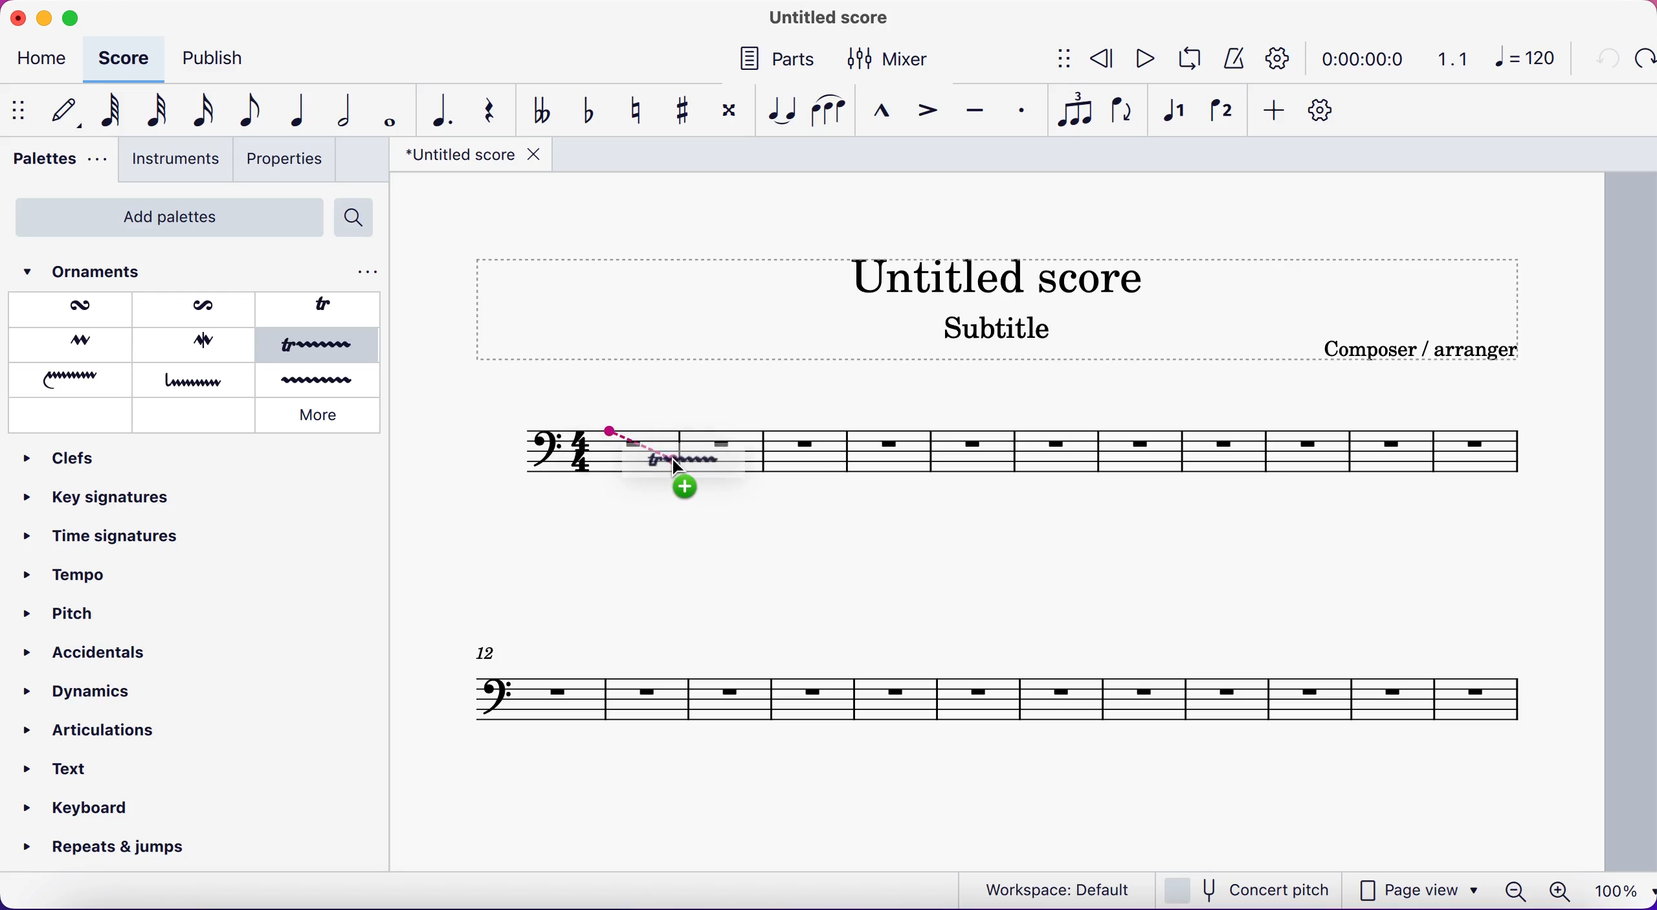 This screenshot has width=1657, height=910. What do you see at coordinates (324, 306) in the screenshot?
I see `trill` at bounding box center [324, 306].